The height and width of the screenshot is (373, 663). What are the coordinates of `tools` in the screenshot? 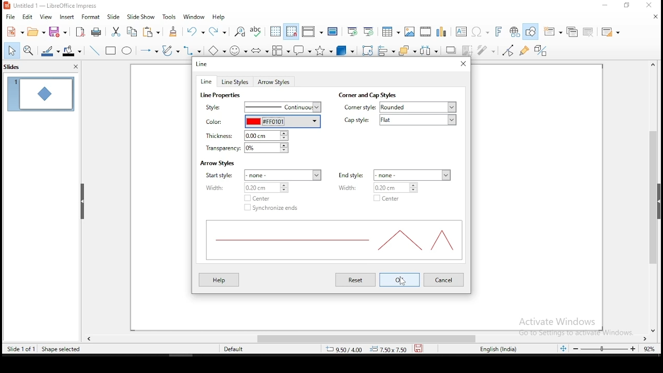 It's located at (170, 17).